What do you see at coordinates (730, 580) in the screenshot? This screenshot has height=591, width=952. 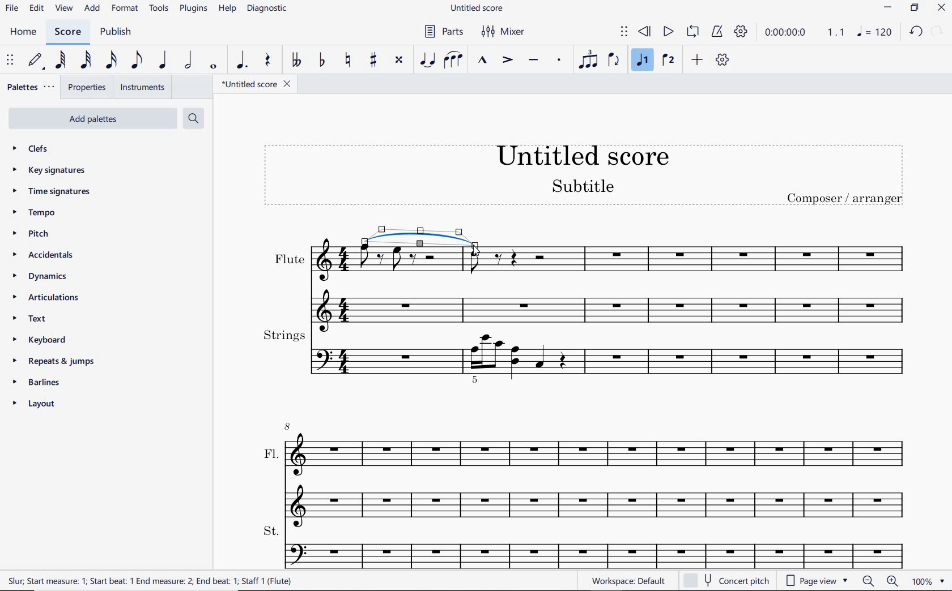 I see `concert pitch` at bounding box center [730, 580].